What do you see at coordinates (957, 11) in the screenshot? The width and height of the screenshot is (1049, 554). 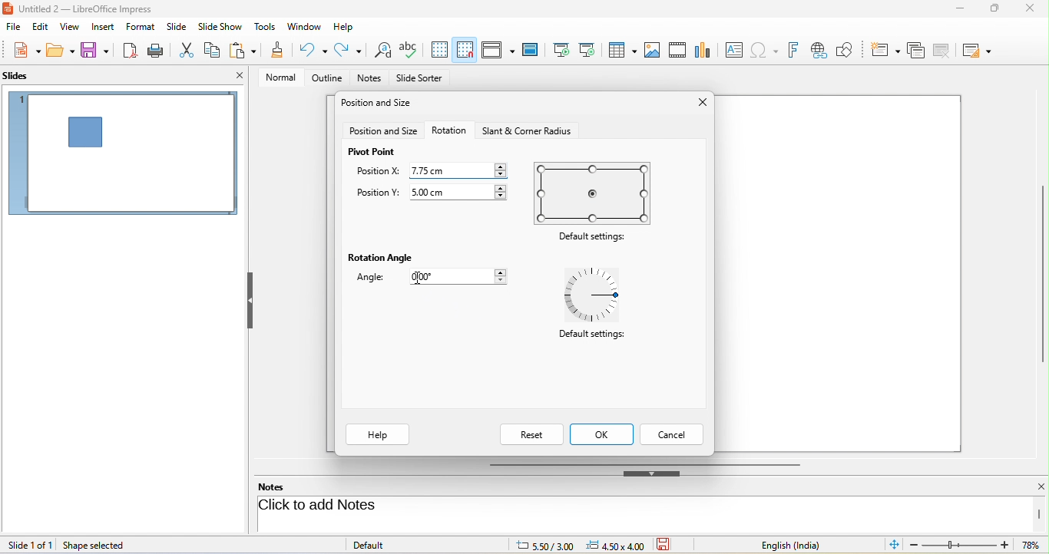 I see `minimize` at bounding box center [957, 11].